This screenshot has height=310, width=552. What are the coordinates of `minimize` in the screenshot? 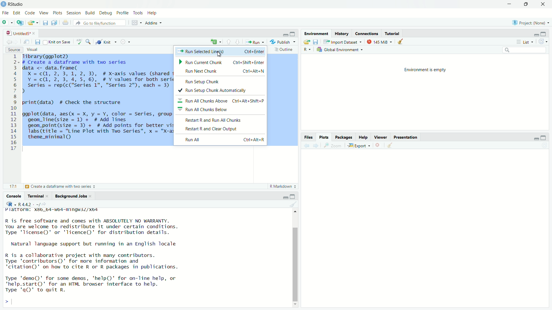 It's located at (509, 4).